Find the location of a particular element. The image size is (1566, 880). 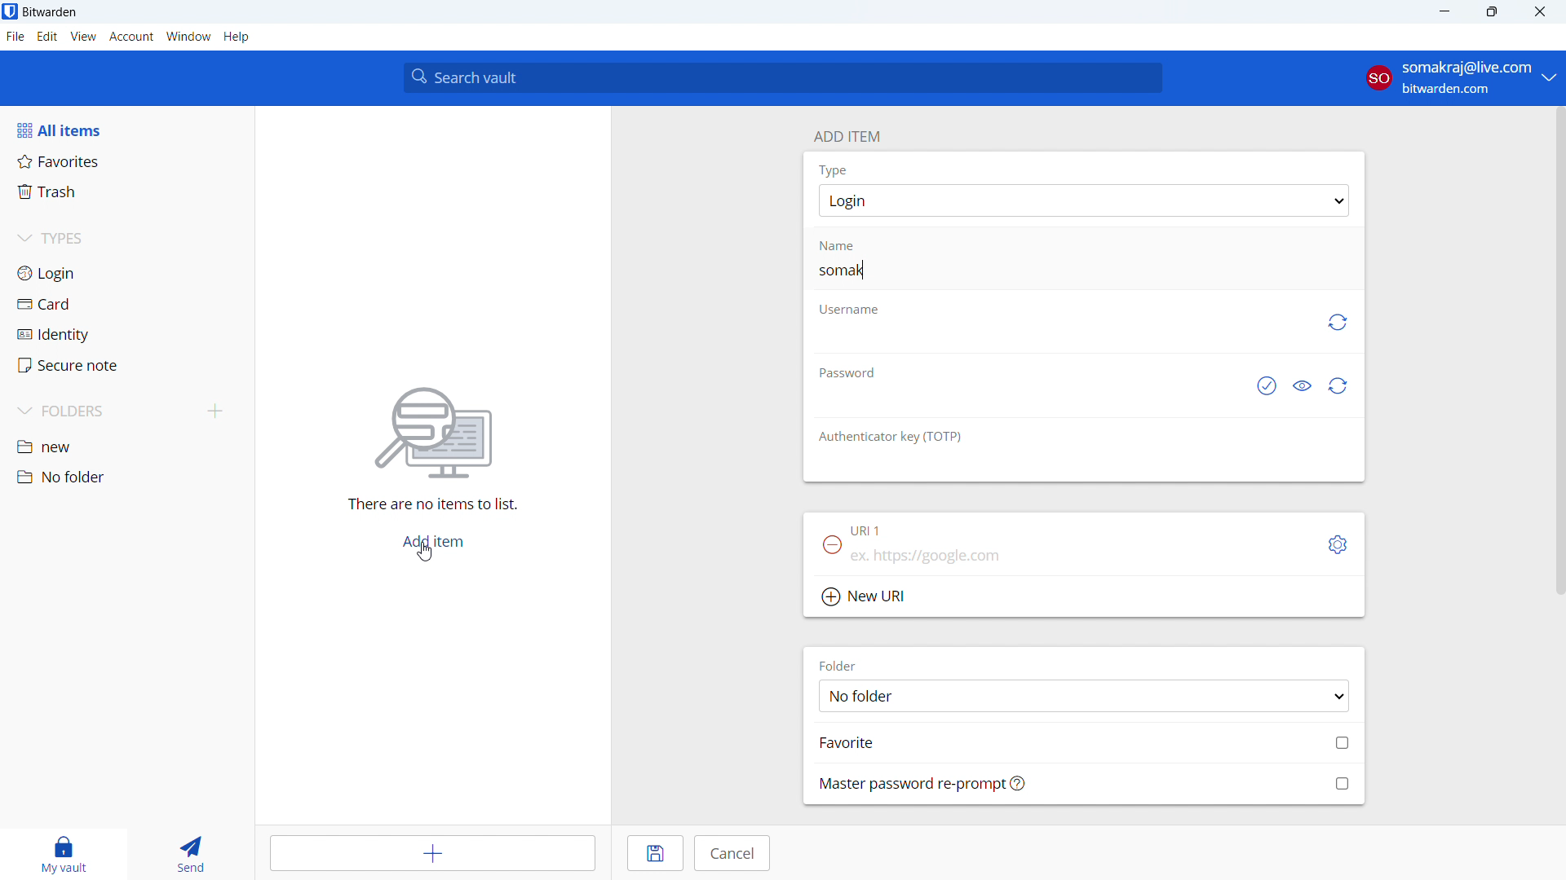

login is located at coordinates (126, 273).